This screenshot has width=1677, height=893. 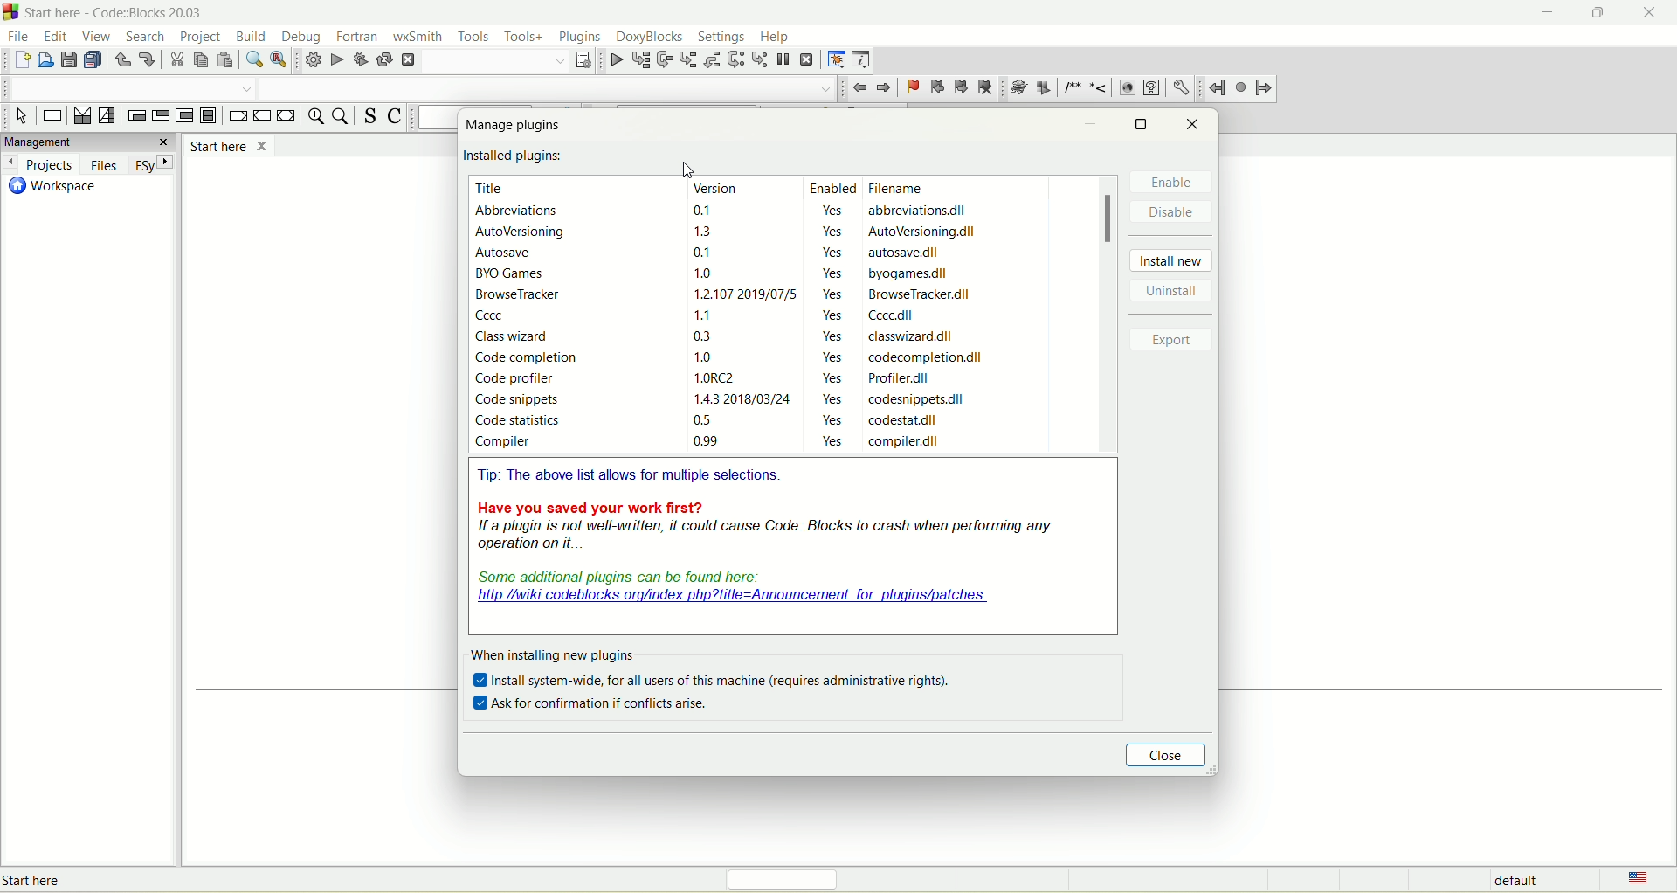 I want to click on instruction, so click(x=52, y=117).